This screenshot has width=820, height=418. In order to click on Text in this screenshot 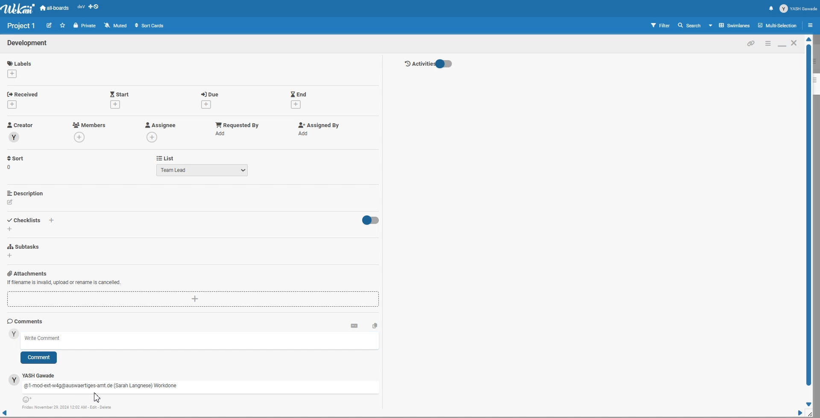, I will do `click(28, 44)`.